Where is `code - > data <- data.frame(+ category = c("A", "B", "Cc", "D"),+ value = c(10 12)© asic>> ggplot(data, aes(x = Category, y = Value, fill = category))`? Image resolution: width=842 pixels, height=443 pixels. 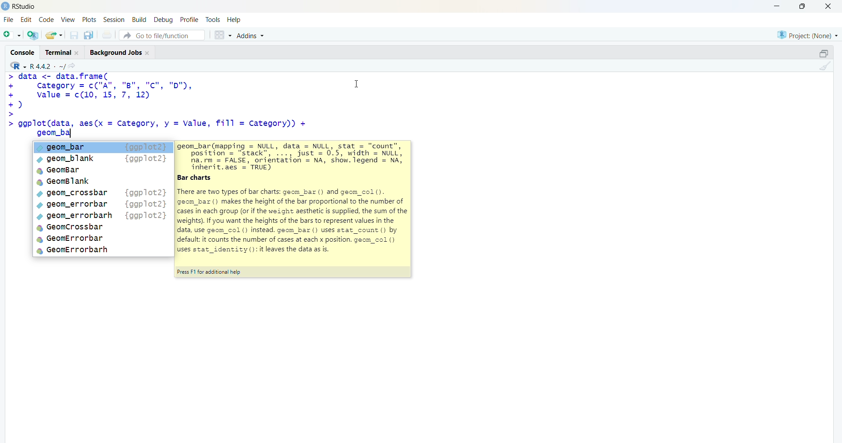
code - > data <- data.frame(+ category = c("A", "B", "Cc", "D"),+ value = c(10 12)© asic>> ggplot(data, aes(x = Category, y = Value, fill = category)) is located at coordinates (158, 105).